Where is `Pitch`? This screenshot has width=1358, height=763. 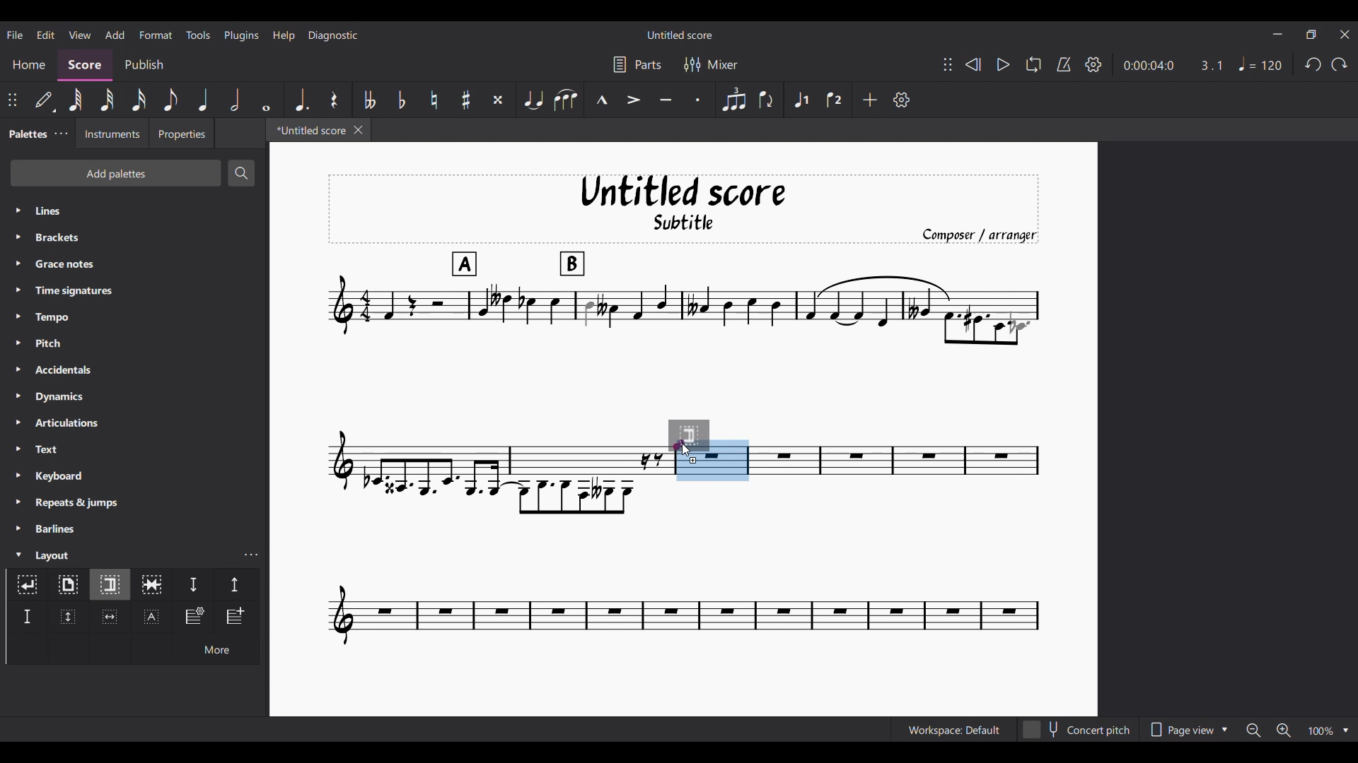 Pitch is located at coordinates (134, 343).